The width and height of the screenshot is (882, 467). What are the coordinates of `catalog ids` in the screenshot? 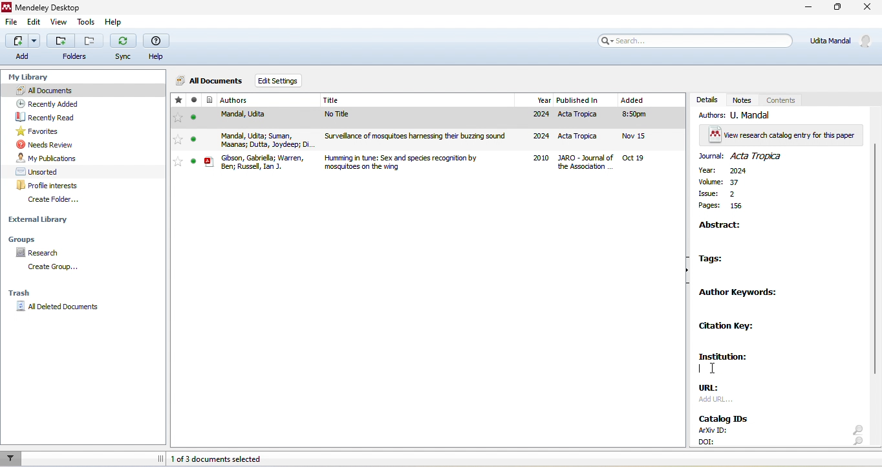 It's located at (726, 417).